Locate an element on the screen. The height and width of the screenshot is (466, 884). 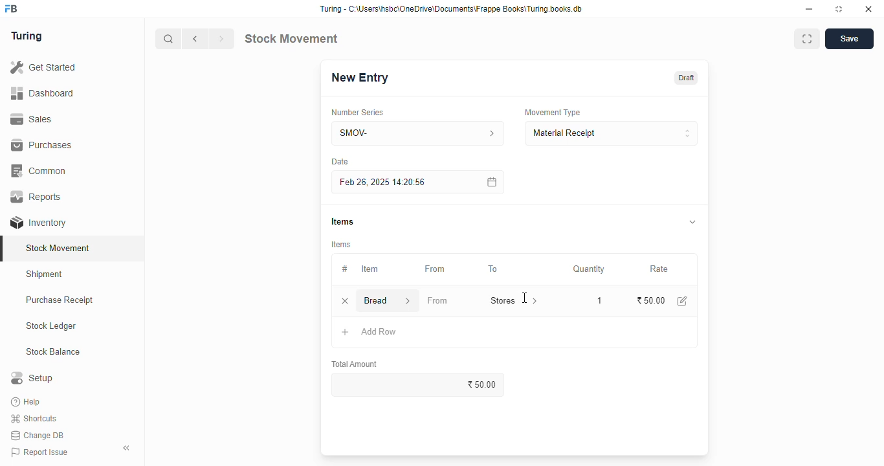
reports is located at coordinates (37, 196).